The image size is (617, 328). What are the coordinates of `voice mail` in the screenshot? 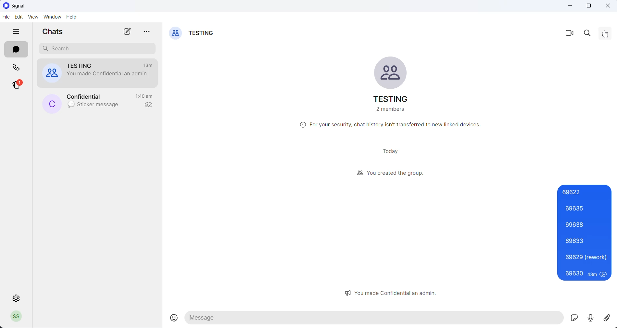 It's located at (592, 317).